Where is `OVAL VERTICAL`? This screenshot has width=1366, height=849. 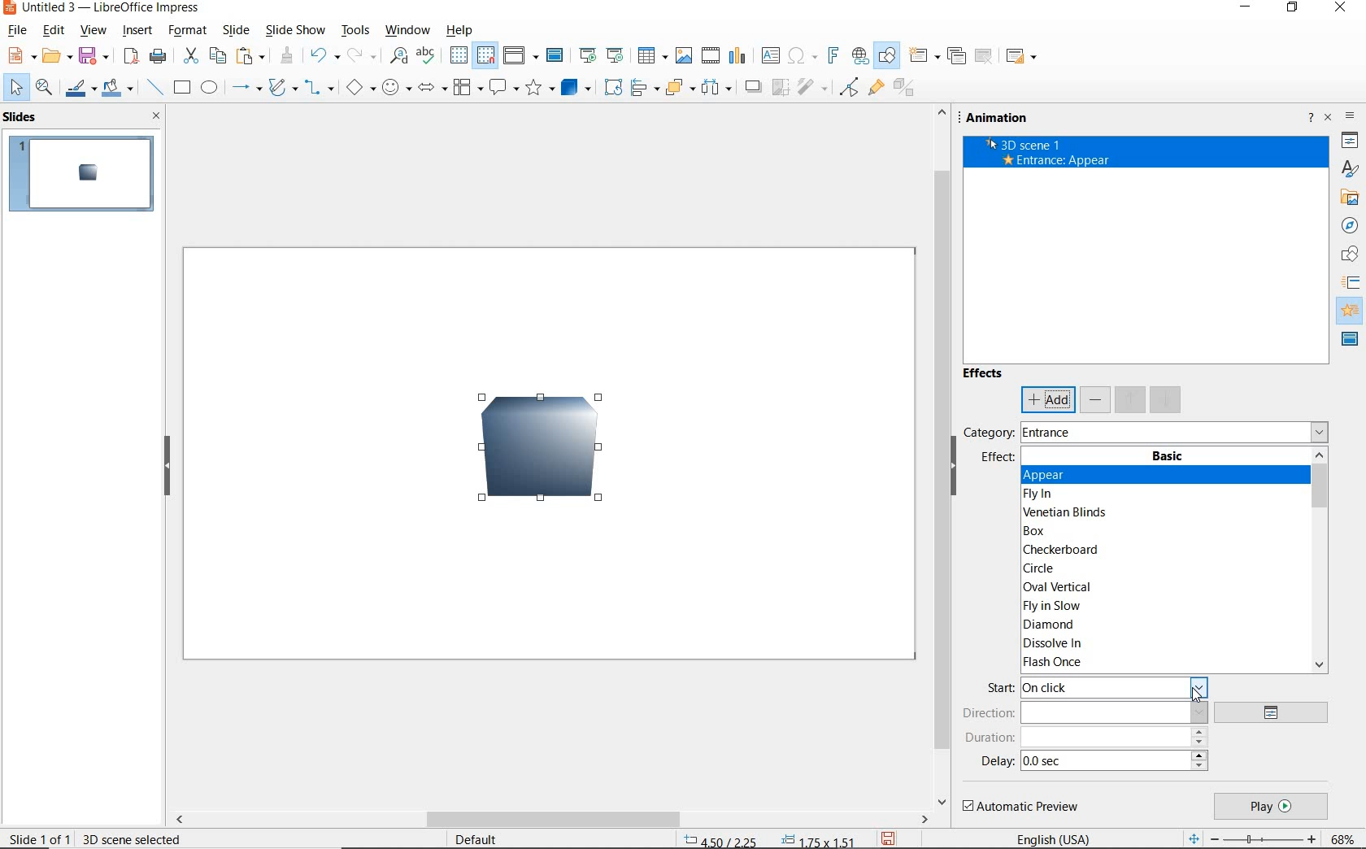
OVAL VERTICAL is located at coordinates (1056, 586).